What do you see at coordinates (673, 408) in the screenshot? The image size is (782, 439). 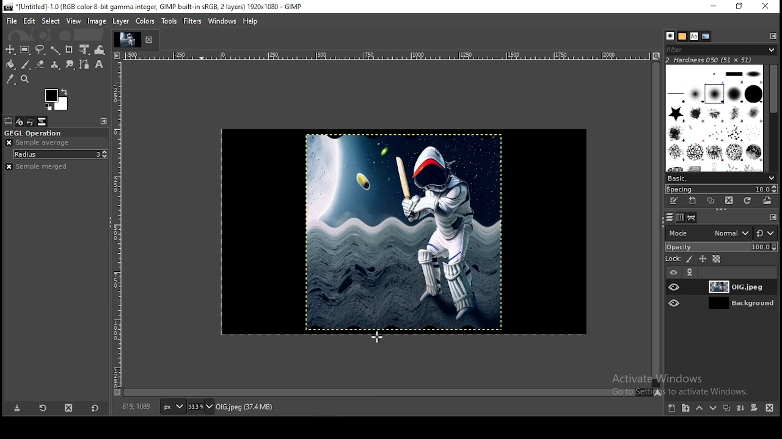 I see `create a new layer` at bounding box center [673, 408].